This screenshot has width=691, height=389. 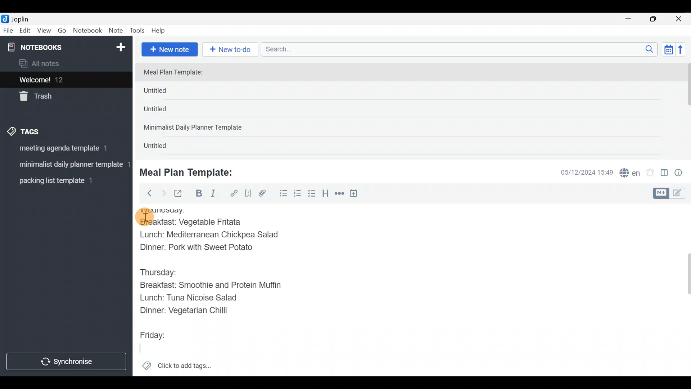 I want to click on scroll bar, so click(x=686, y=109).